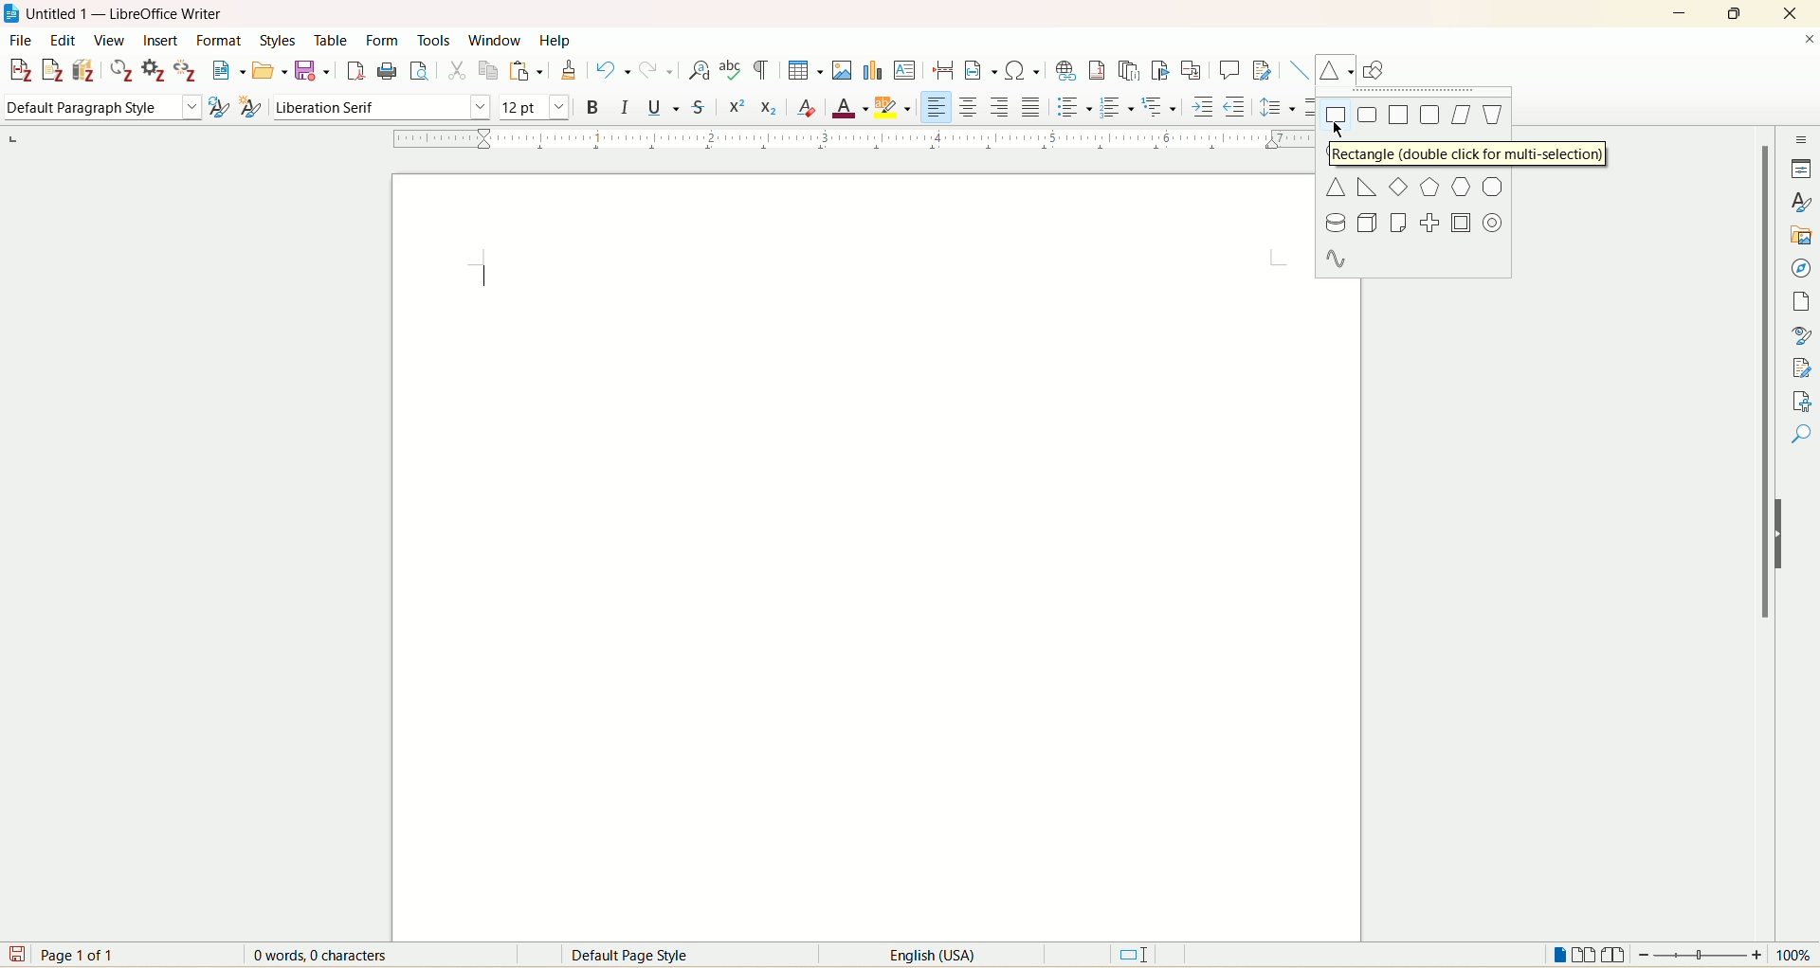  I want to click on file, so click(19, 42).